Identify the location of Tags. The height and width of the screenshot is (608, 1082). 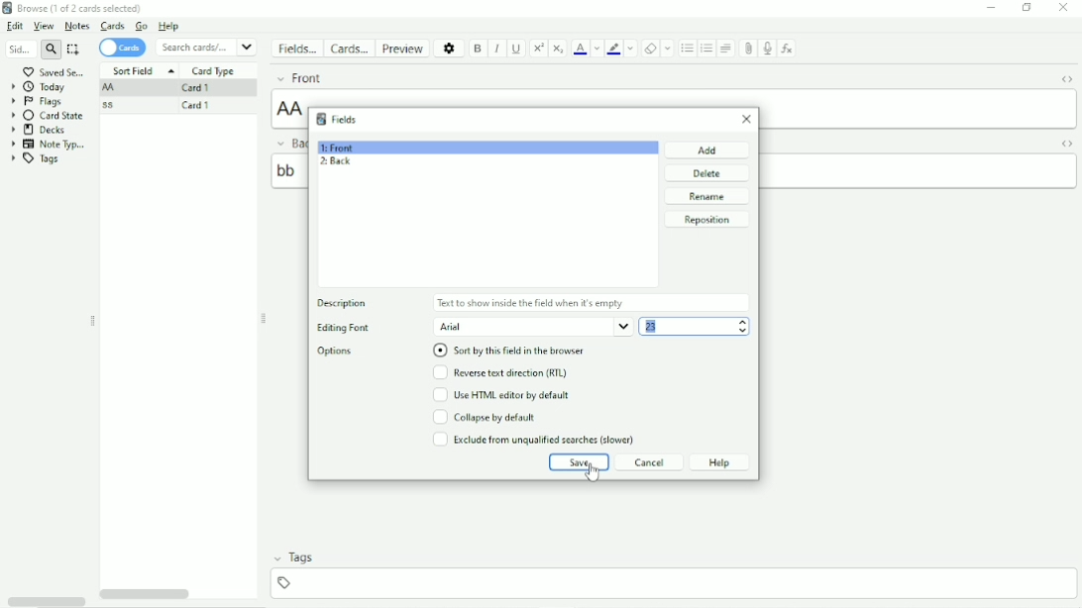
(302, 557).